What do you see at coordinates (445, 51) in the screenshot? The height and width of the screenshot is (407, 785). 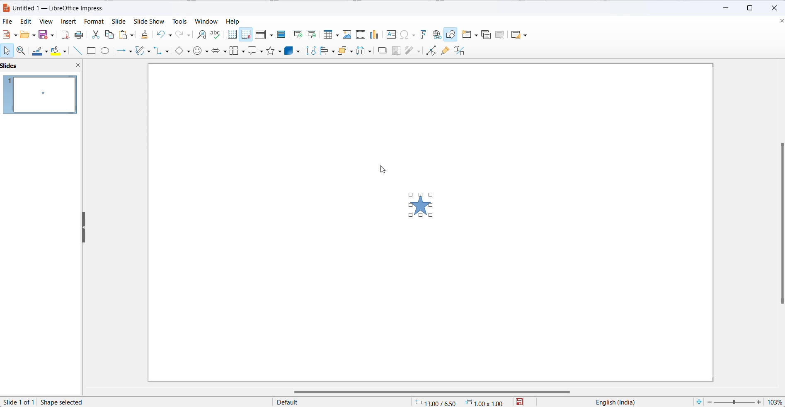 I see `show gluepoint function` at bounding box center [445, 51].